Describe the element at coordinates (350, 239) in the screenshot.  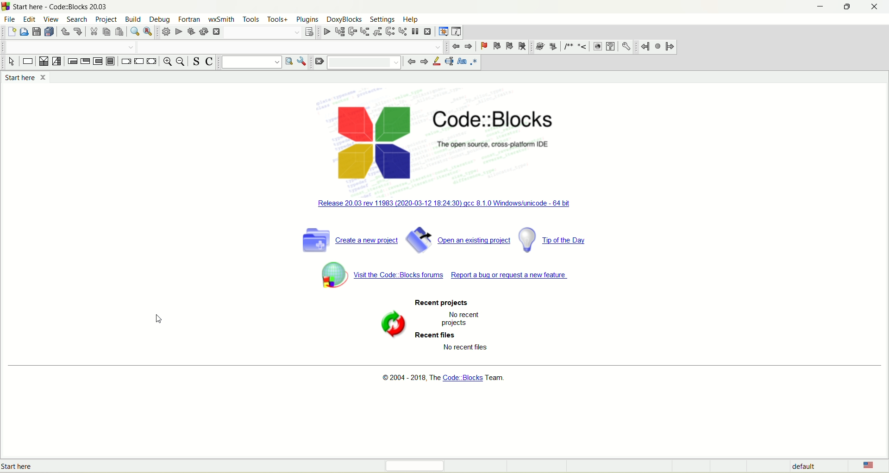
I see `create a new project` at that location.